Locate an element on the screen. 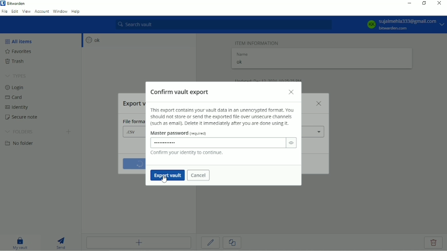  Show/hide is located at coordinates (291, 143).